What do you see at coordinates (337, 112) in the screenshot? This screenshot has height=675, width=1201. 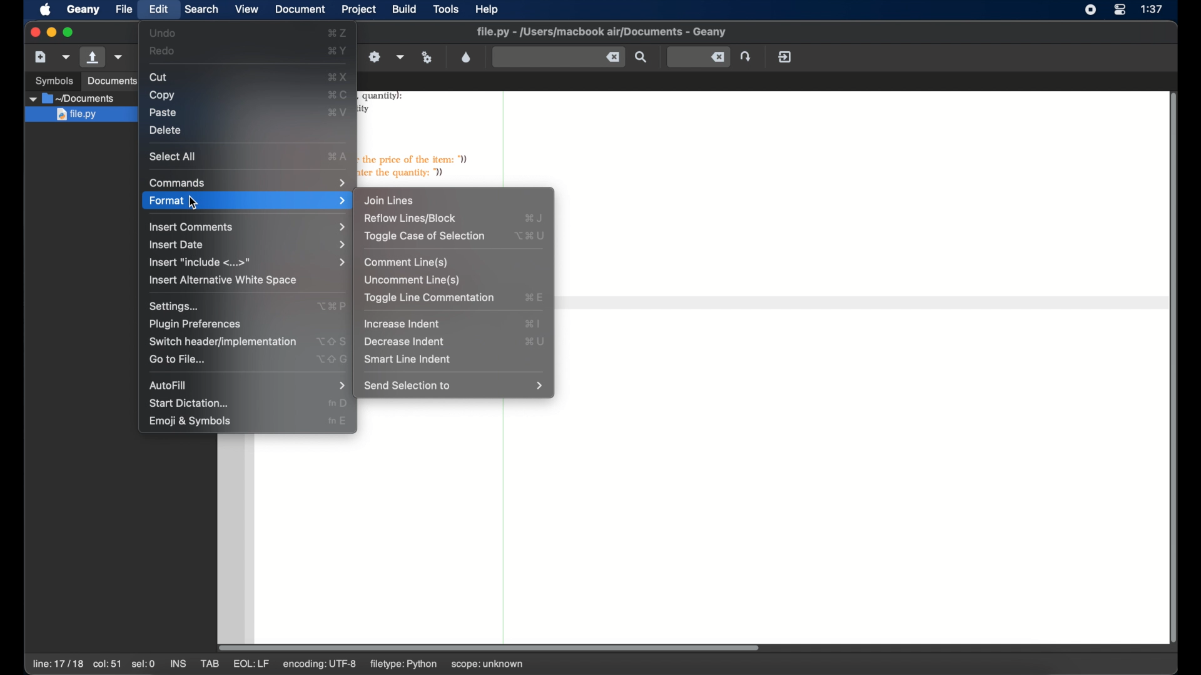 I see `paste shortcut` at bounding box center [337, 112].